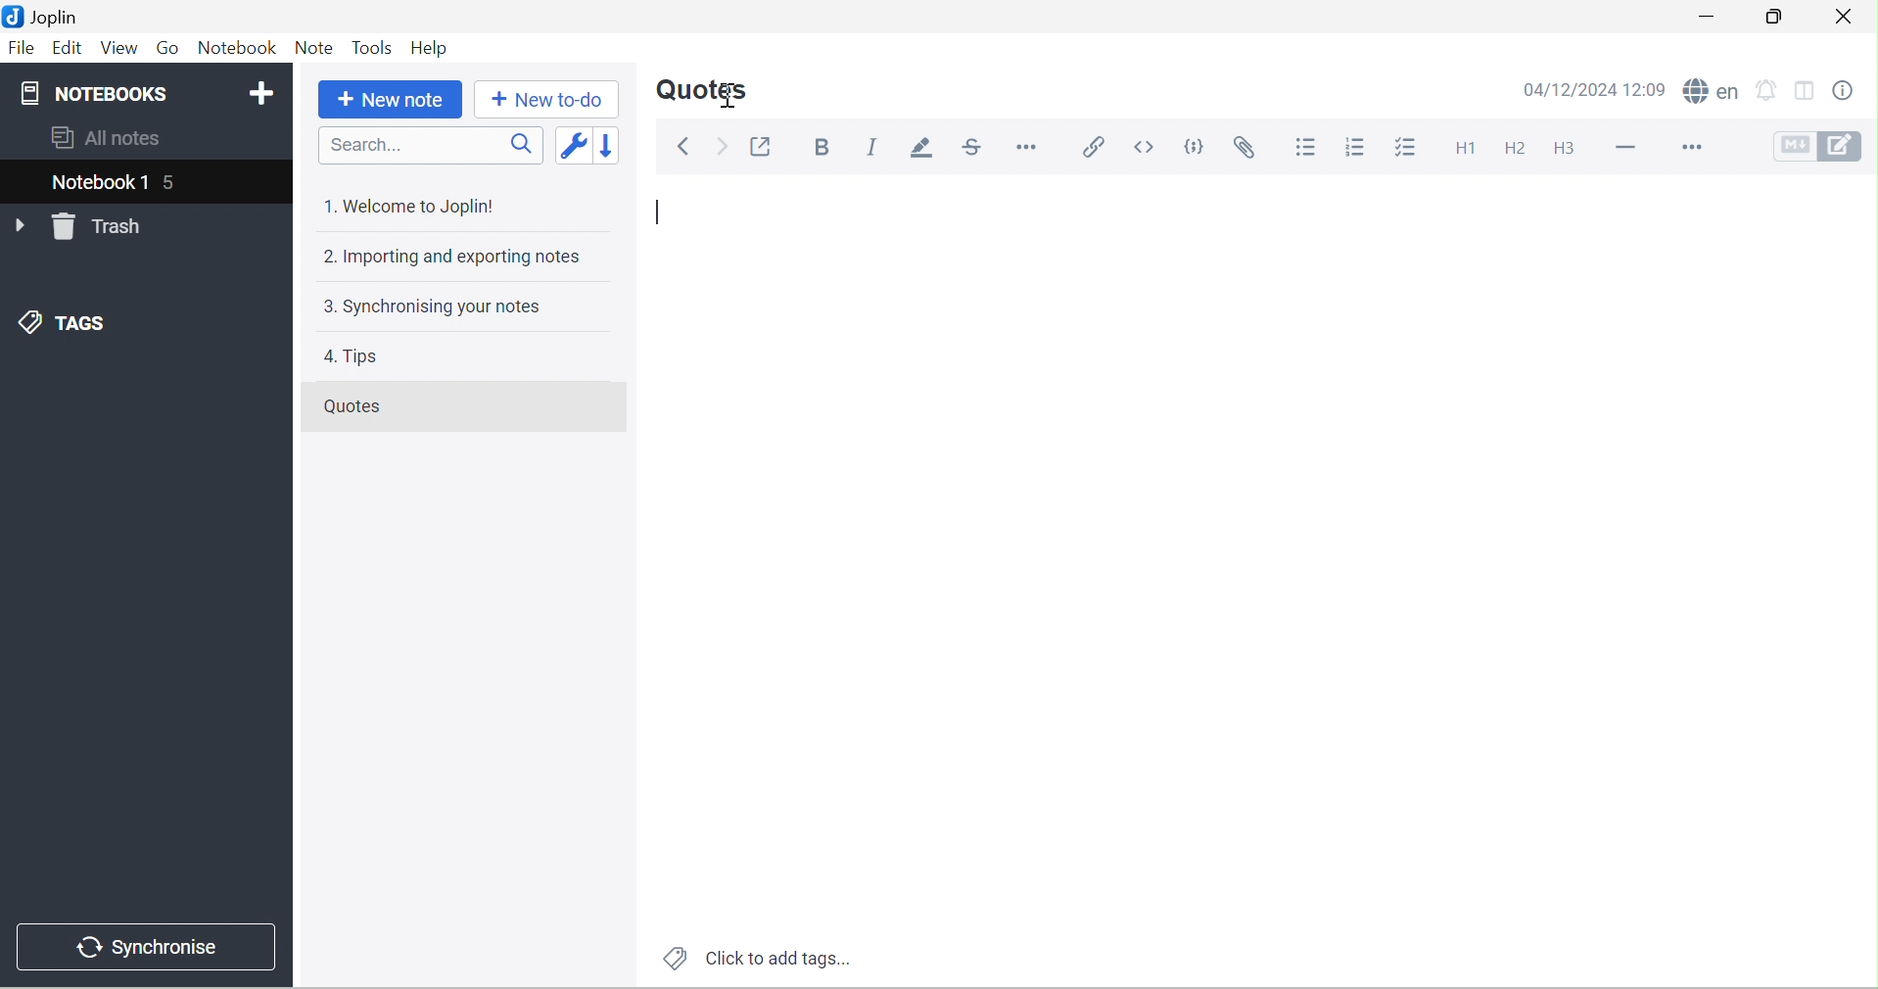  What do you see at coordinates (1150, 147) in the screenshot?
I see `Inline code` at bounding box center [1150, 147].